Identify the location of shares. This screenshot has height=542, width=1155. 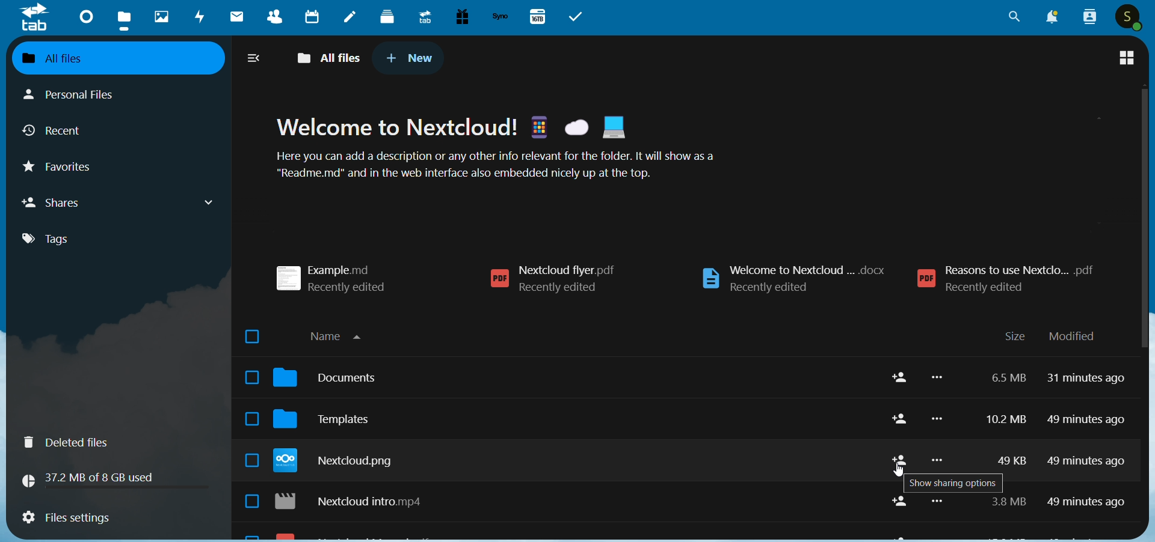
(120, 202).